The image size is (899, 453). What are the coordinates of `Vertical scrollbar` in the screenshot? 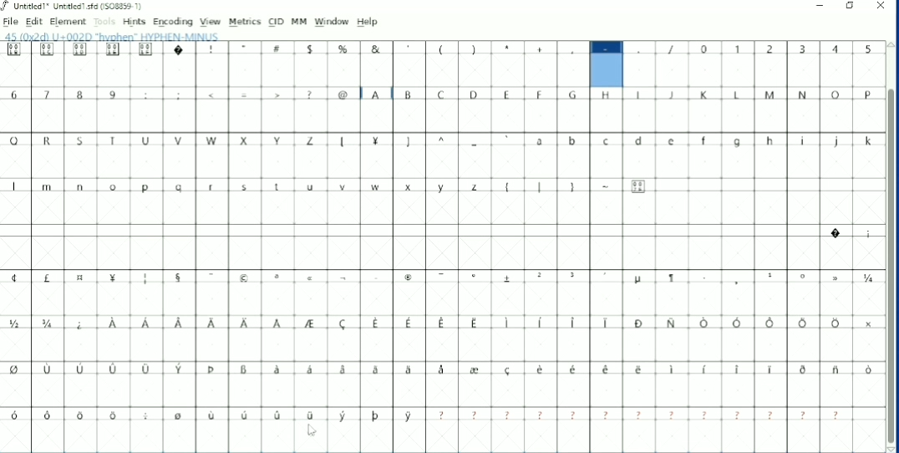 It's located at (890, 268).